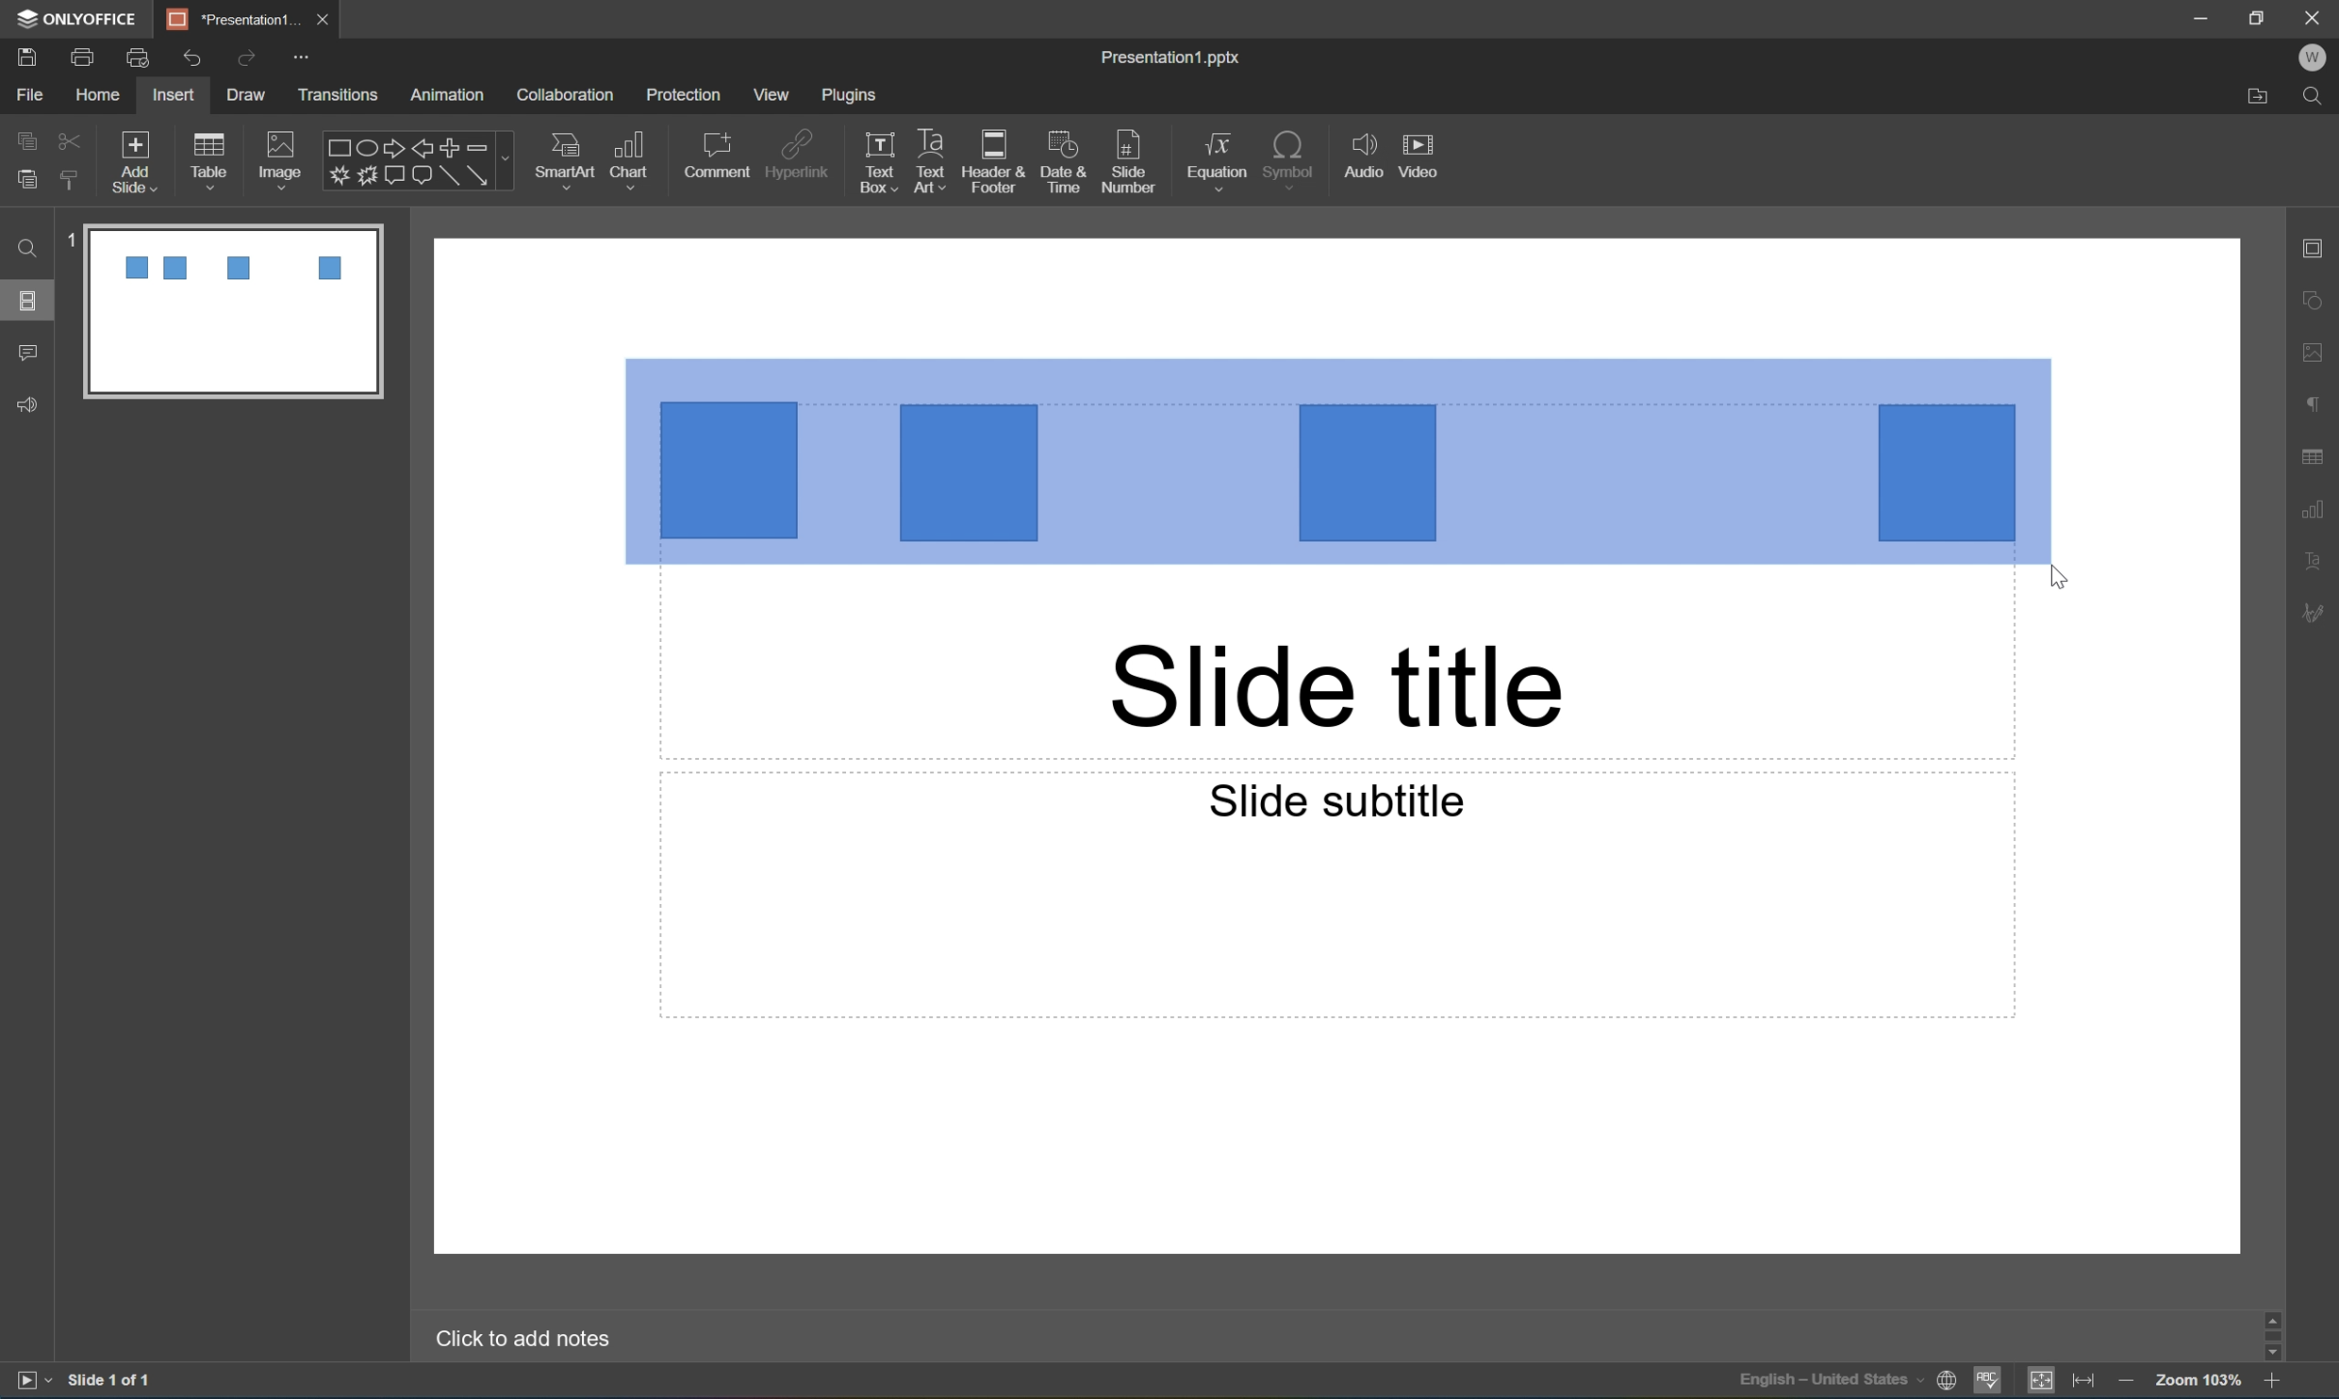 This screenshot has width=2339, height=1399. What do you see at coordinates (1424, 155) in the screenshot?
I see `video` at bounding box center [1424, 155].